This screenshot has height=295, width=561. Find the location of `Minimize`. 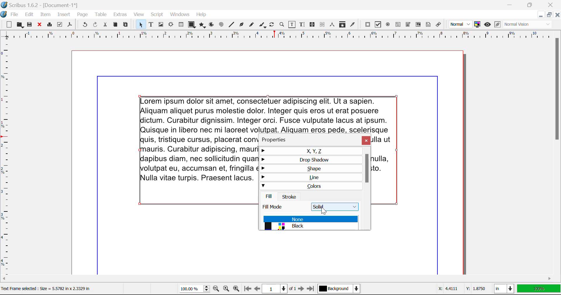

Minimize is located at coordinates (530, 4).